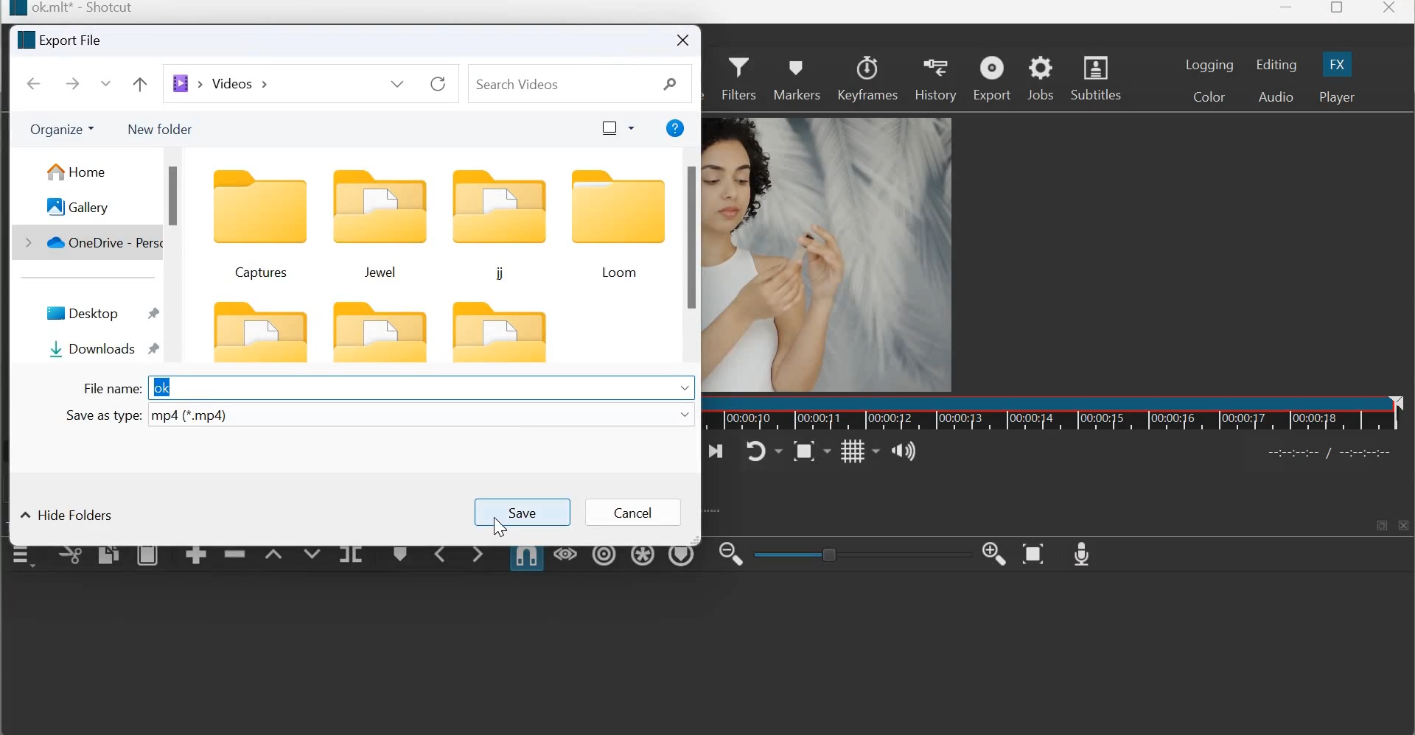 Image resolution: width=1415 pixels, height=735 pixels. I want to click on Ok, so click(162, 388).